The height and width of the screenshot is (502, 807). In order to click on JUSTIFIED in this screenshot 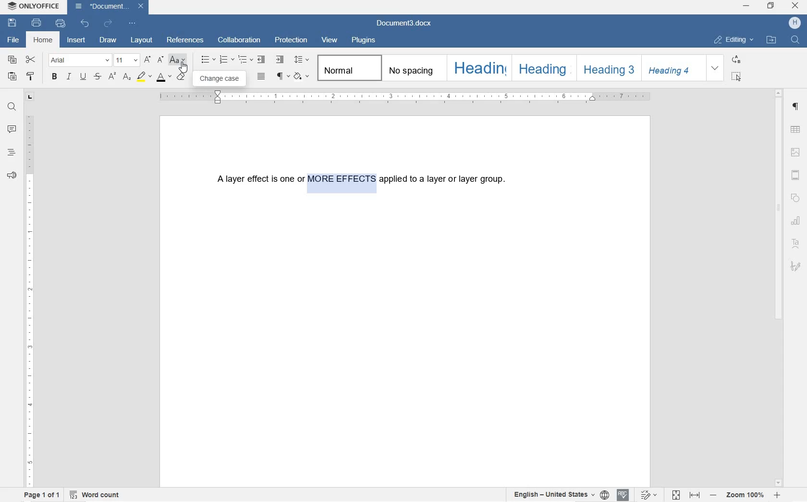, I will do `click(261, 77)`.